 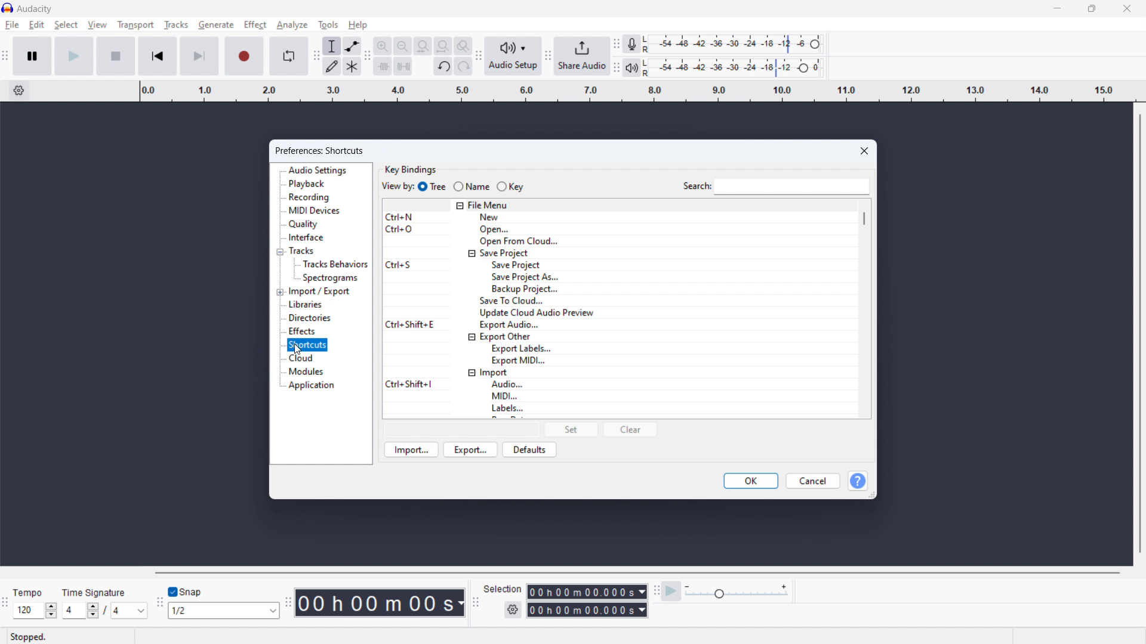 I want to click on Header to change playback level, so click(x=804, y=68).